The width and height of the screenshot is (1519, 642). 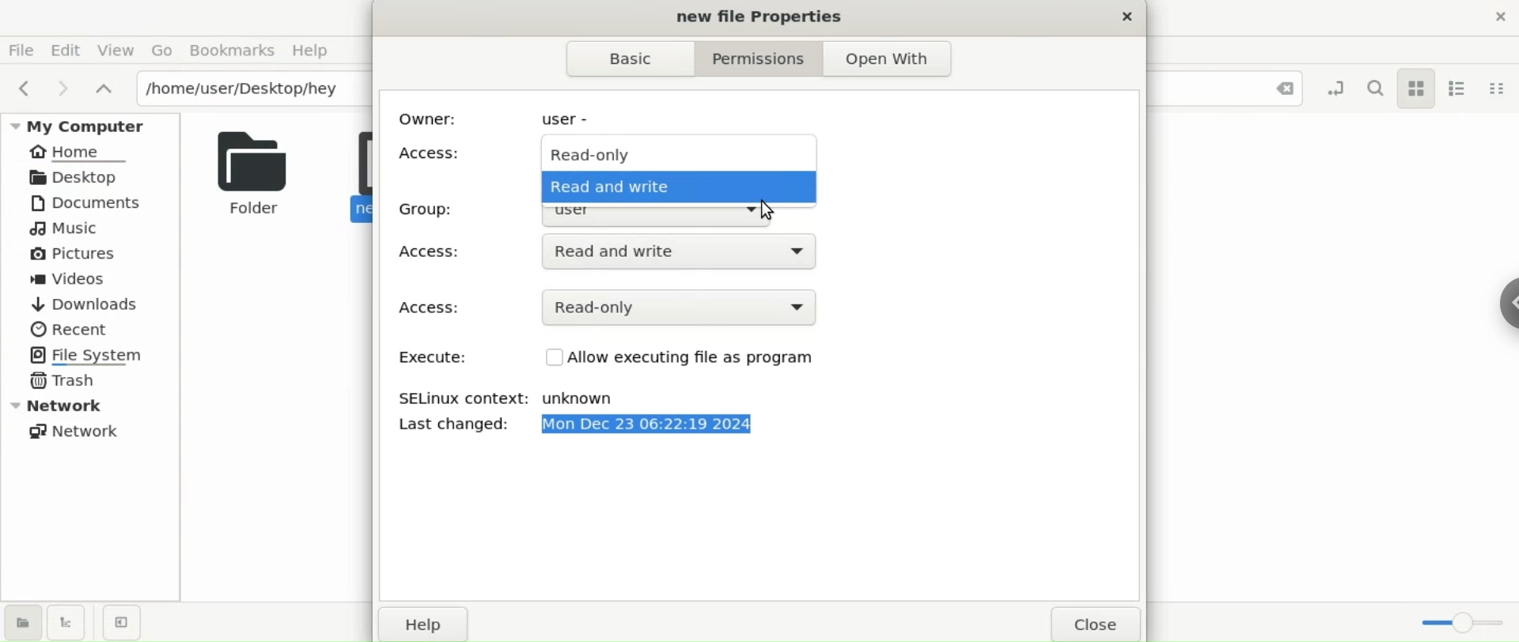 I want to click on Open with, so click(x=896, y=59).